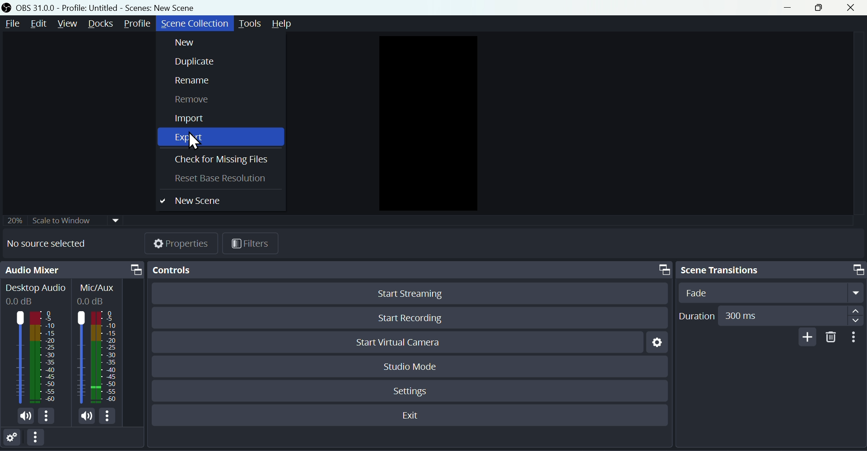  What do you see at coordinates (198, 200) in the screenshot?
I see `New scene` at bounding box center [198, 200].